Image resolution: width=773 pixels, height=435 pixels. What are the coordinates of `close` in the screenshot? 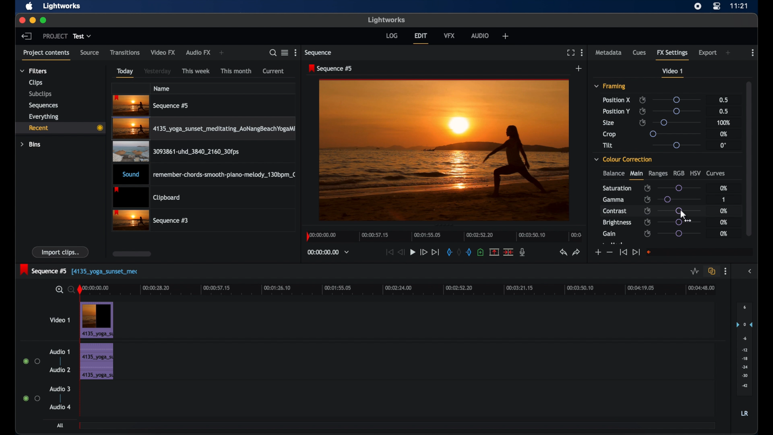 It's located at (21, 20).